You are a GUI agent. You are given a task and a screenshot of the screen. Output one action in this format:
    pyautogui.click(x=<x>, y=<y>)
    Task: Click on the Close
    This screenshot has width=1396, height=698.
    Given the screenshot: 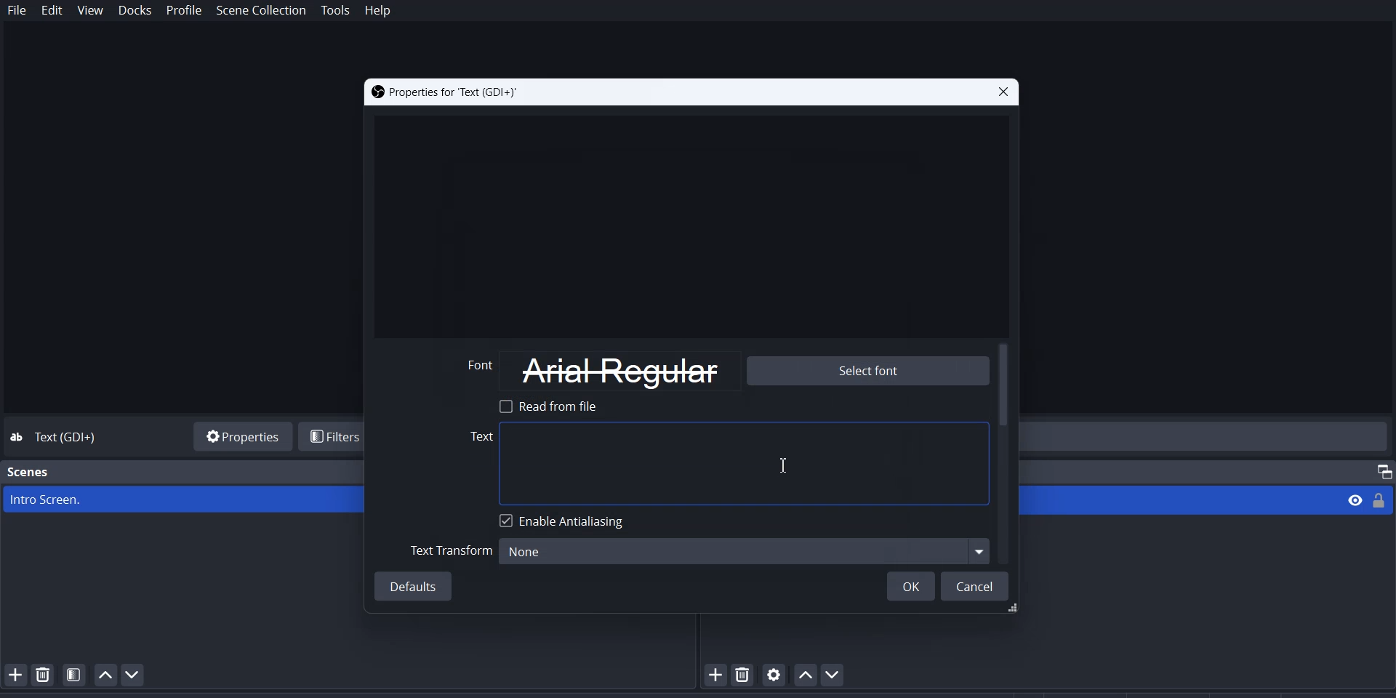 What is the action you would take?
    pyautogui.click(x=1001, y=92)
    